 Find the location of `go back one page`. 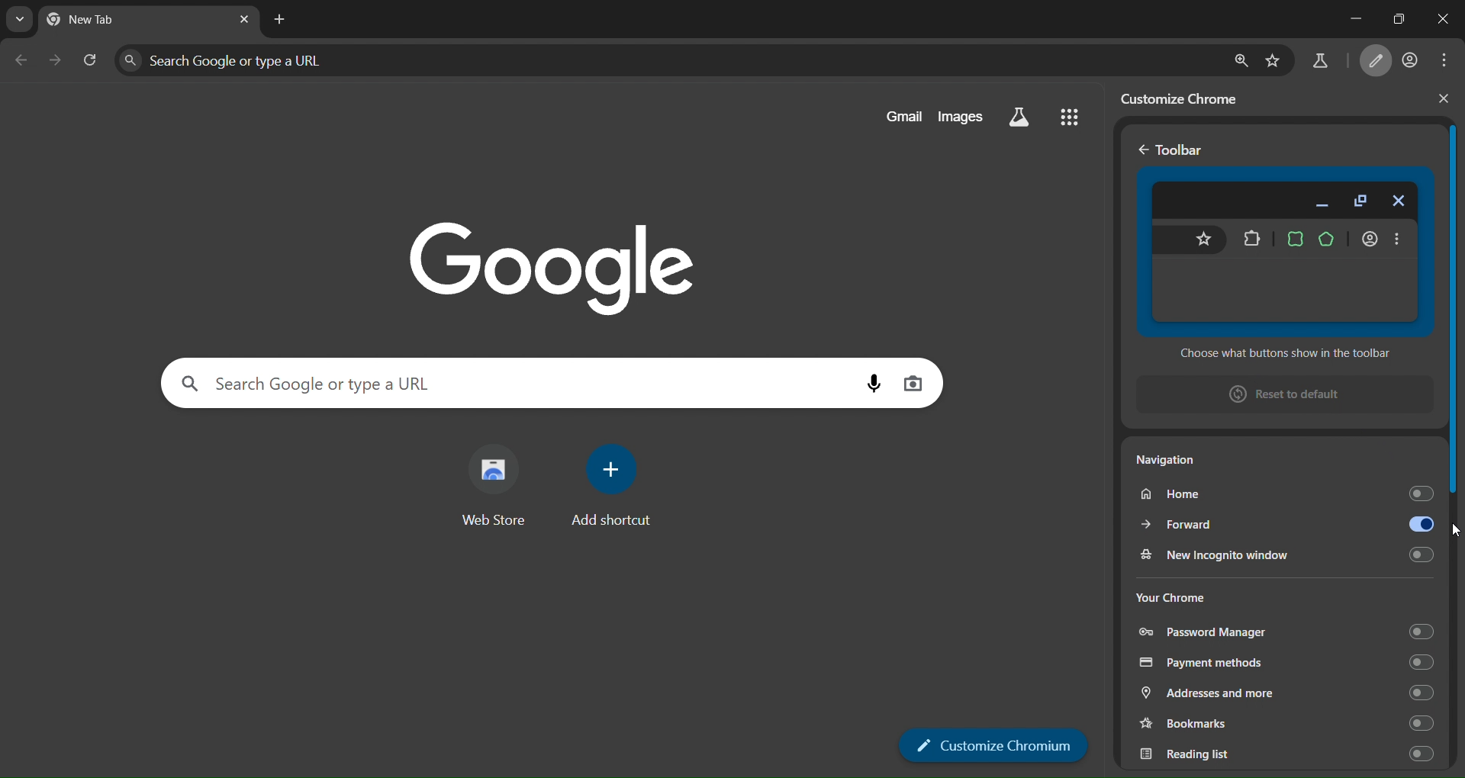

go back one page is located at coordinates (21, 59).